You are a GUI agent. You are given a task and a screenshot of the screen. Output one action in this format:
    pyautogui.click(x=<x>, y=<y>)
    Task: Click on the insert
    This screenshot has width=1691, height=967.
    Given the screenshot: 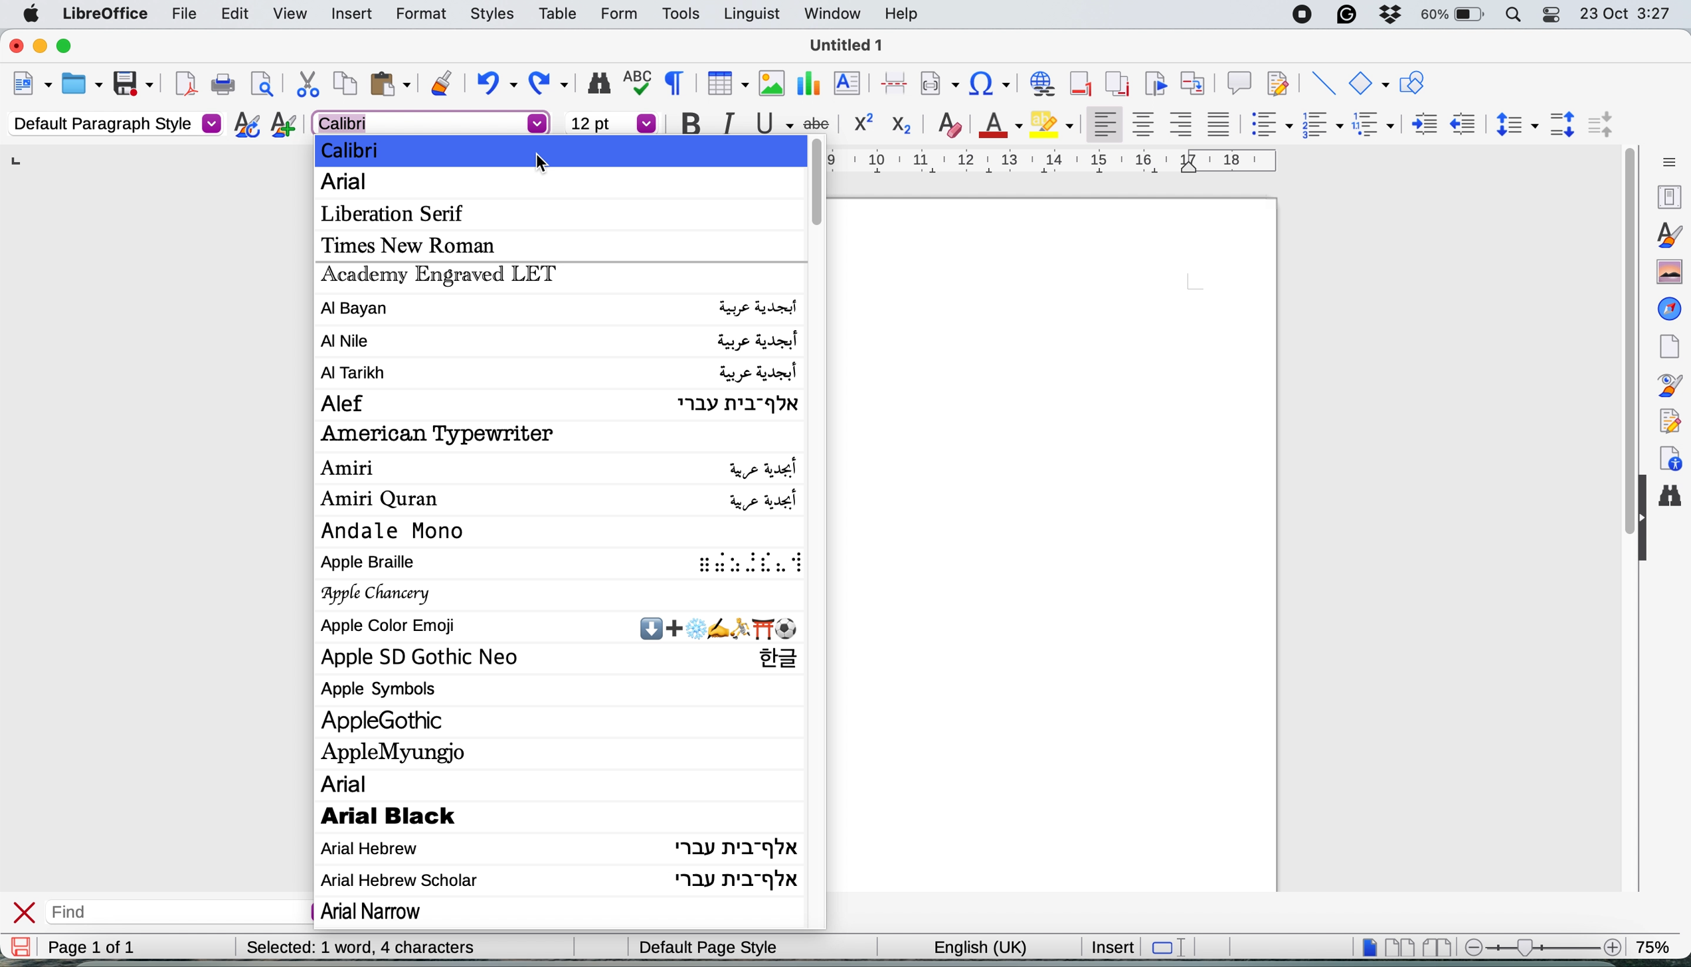 What is the action you would take?
    pyautogui.click(x=347, y=11)
    